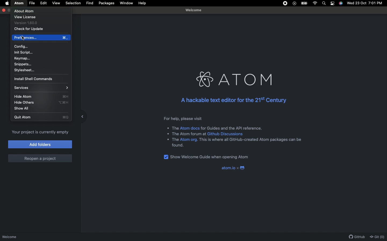  I want to click on cursor, so click(23, 39).